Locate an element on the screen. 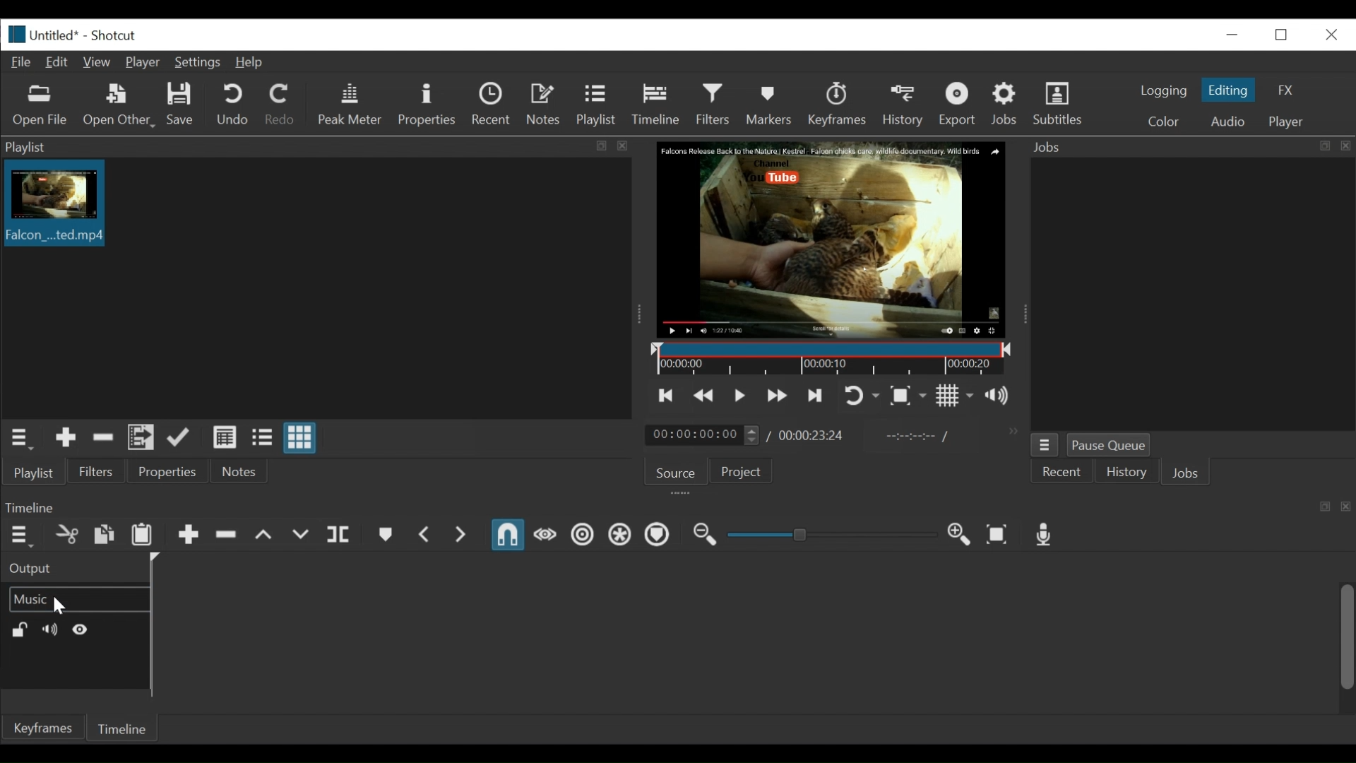 Image resolution: width=1356 pixels, height=763 pixels. Playlist is located at coordinates (36, 473).